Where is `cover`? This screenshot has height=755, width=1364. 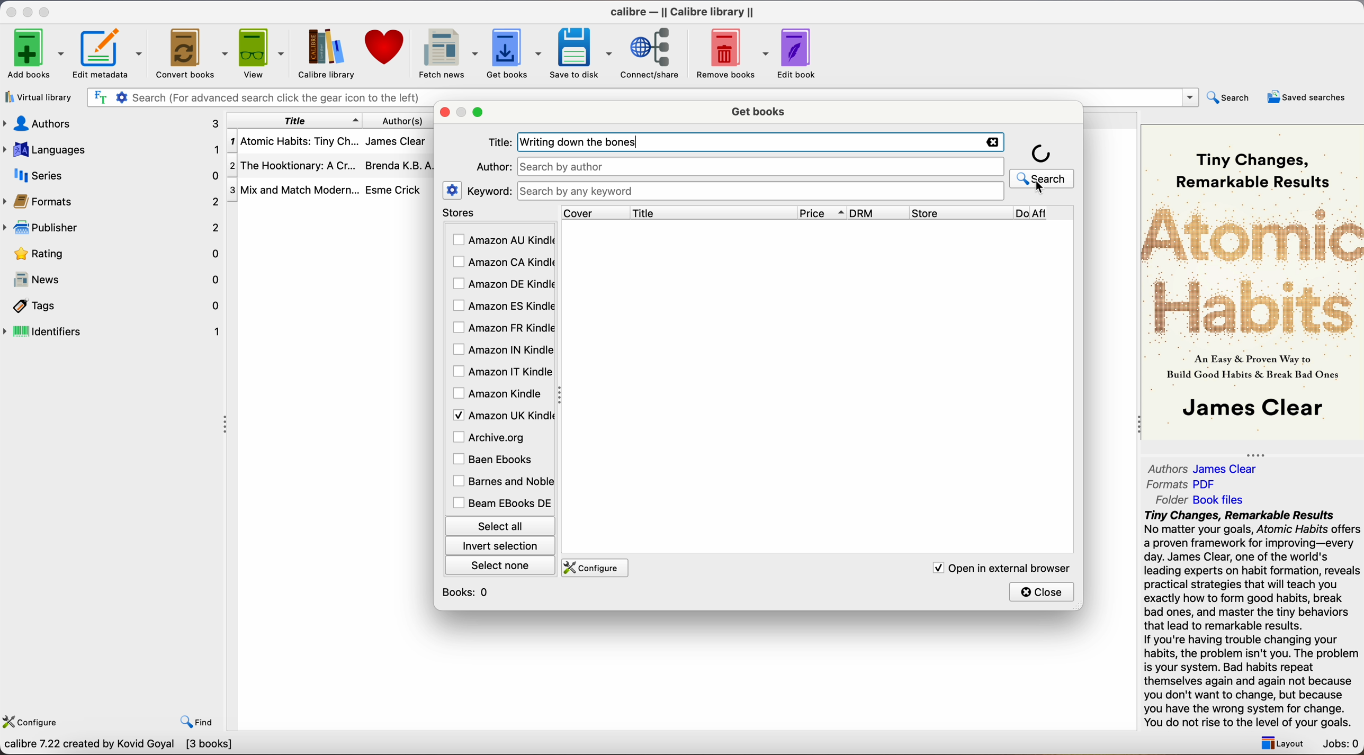 cover is located at coordinates (595, 212).